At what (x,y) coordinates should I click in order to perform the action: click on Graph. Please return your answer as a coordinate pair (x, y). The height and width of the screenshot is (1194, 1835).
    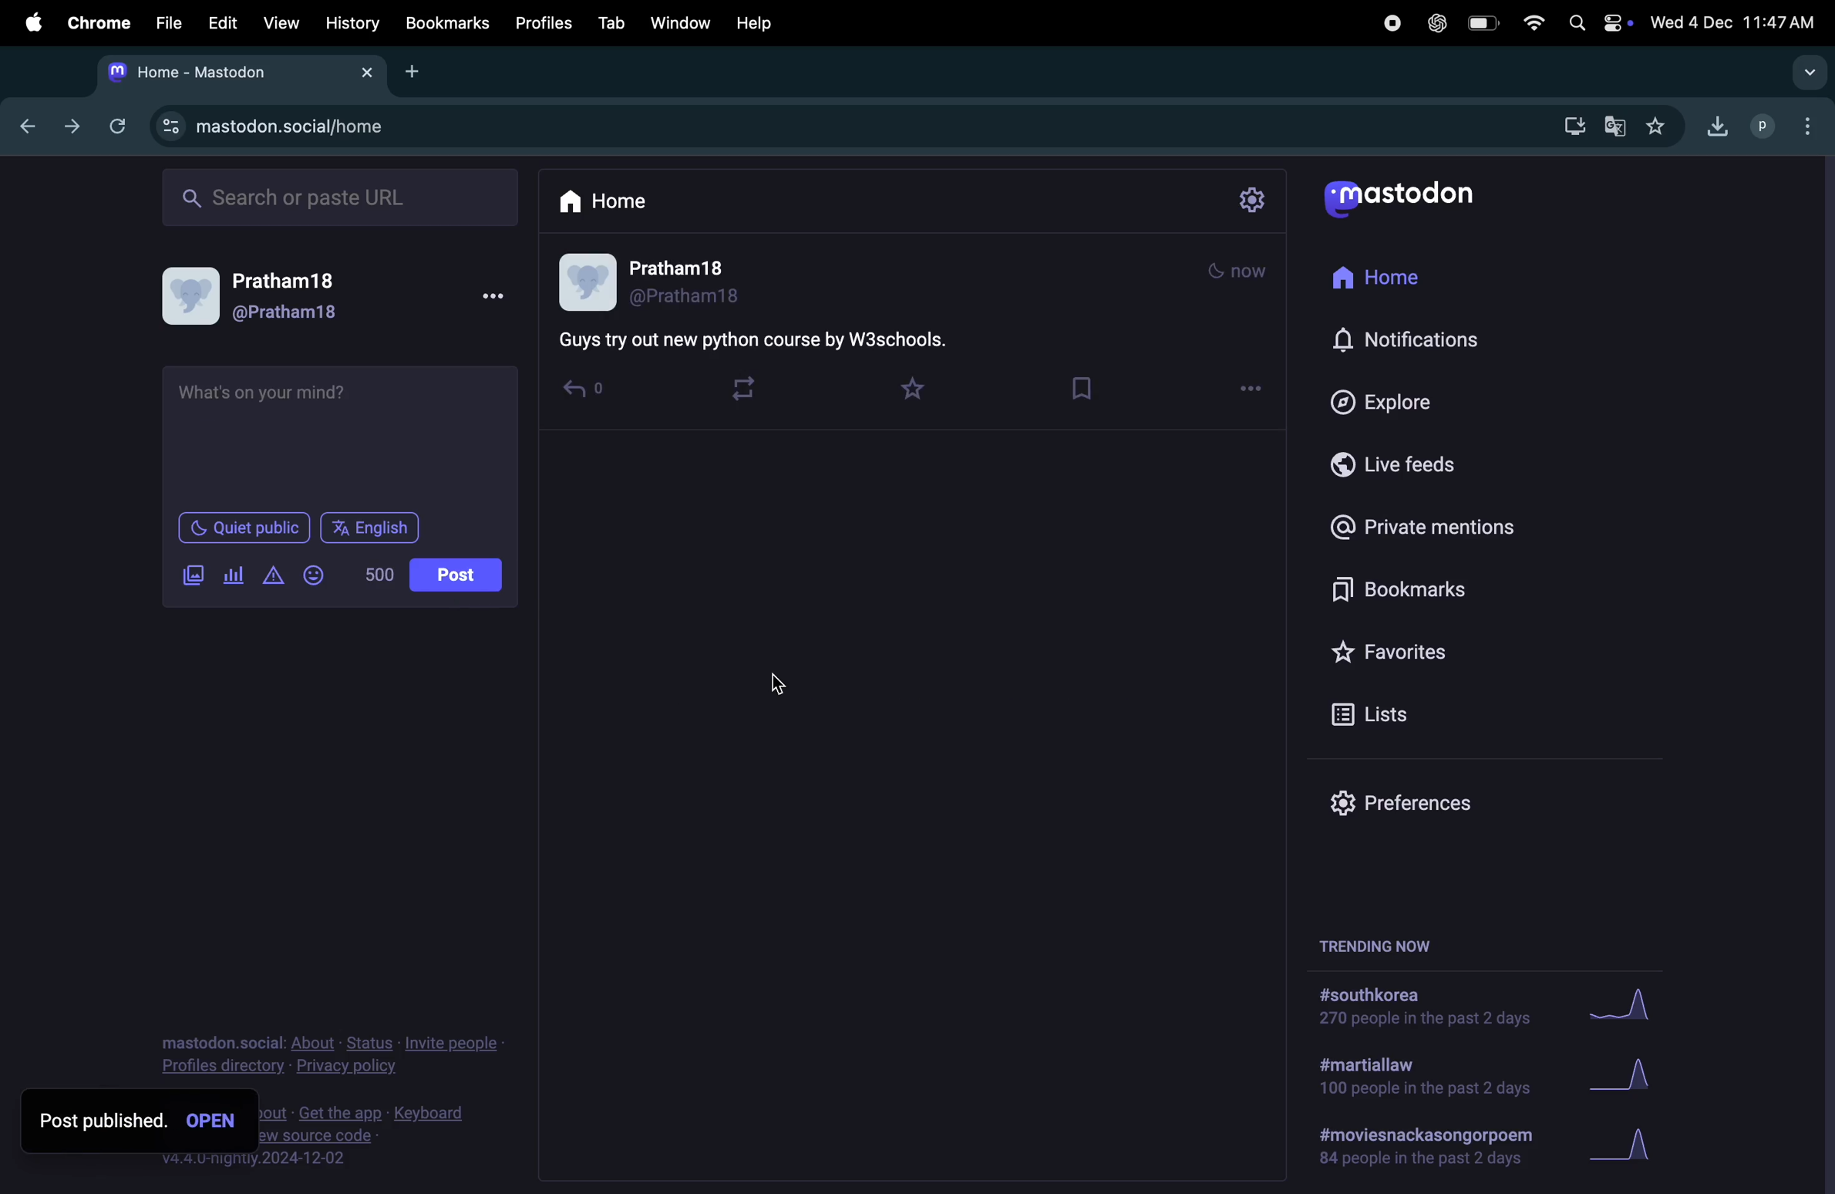
    Looking at the image, I should click on (1627, 1003).